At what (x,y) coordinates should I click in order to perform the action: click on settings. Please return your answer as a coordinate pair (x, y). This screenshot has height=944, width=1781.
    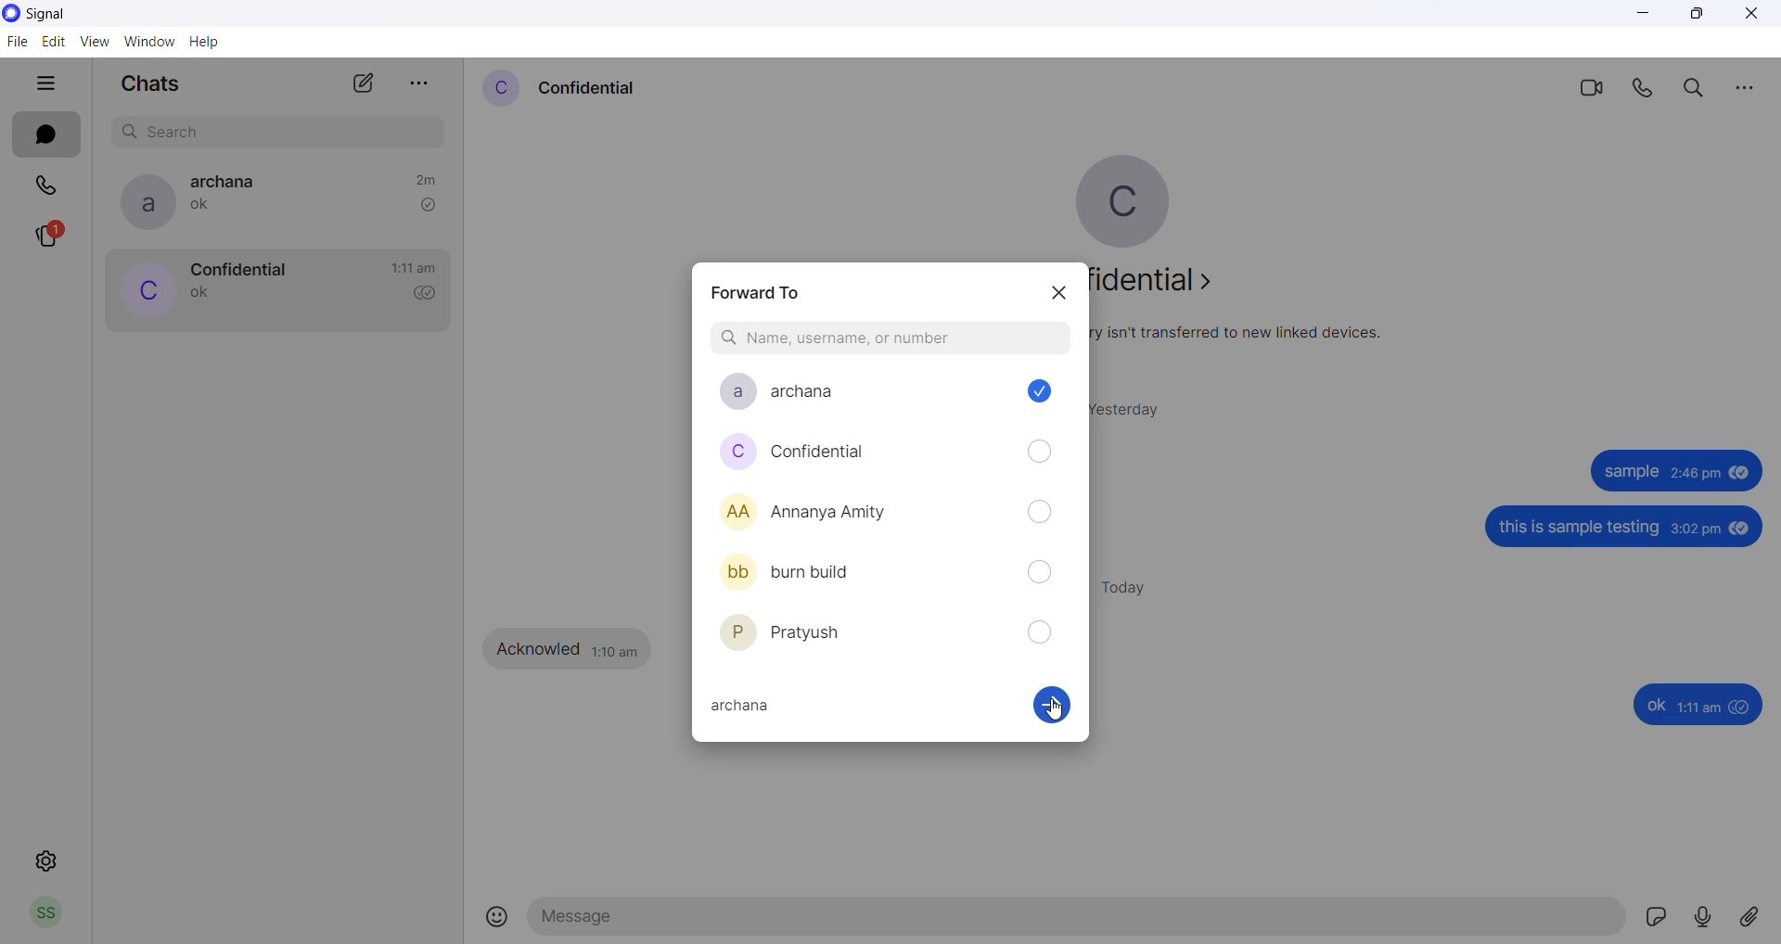
    Looking at the image, I should click on (46, 861).